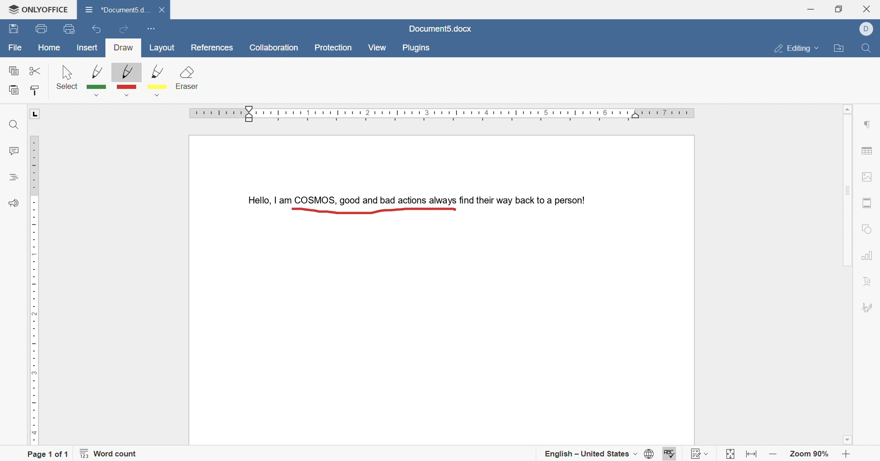 The width and height of the screenshot is (880, 461). Describe the element at coordinates (98, 80) in the screenshot. I see `green pen ` at that location.